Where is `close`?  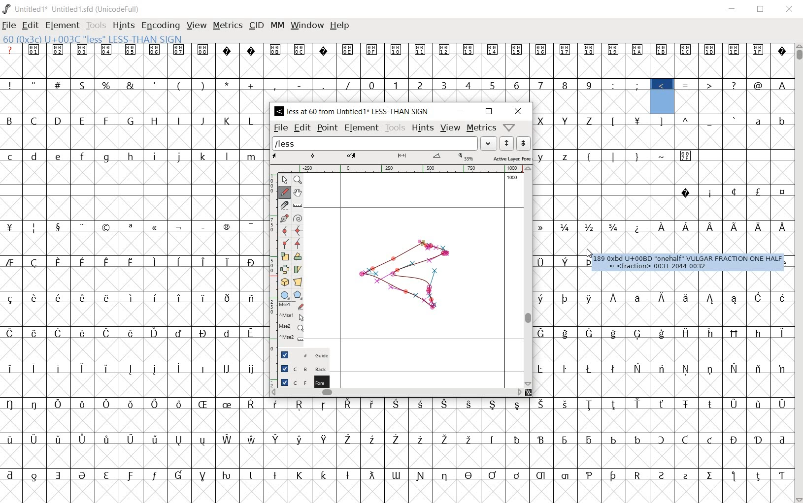 close is located at coordinates (790, 10).